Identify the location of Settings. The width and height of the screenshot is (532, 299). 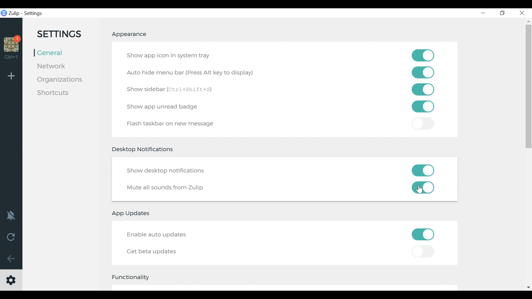
(61, 34).